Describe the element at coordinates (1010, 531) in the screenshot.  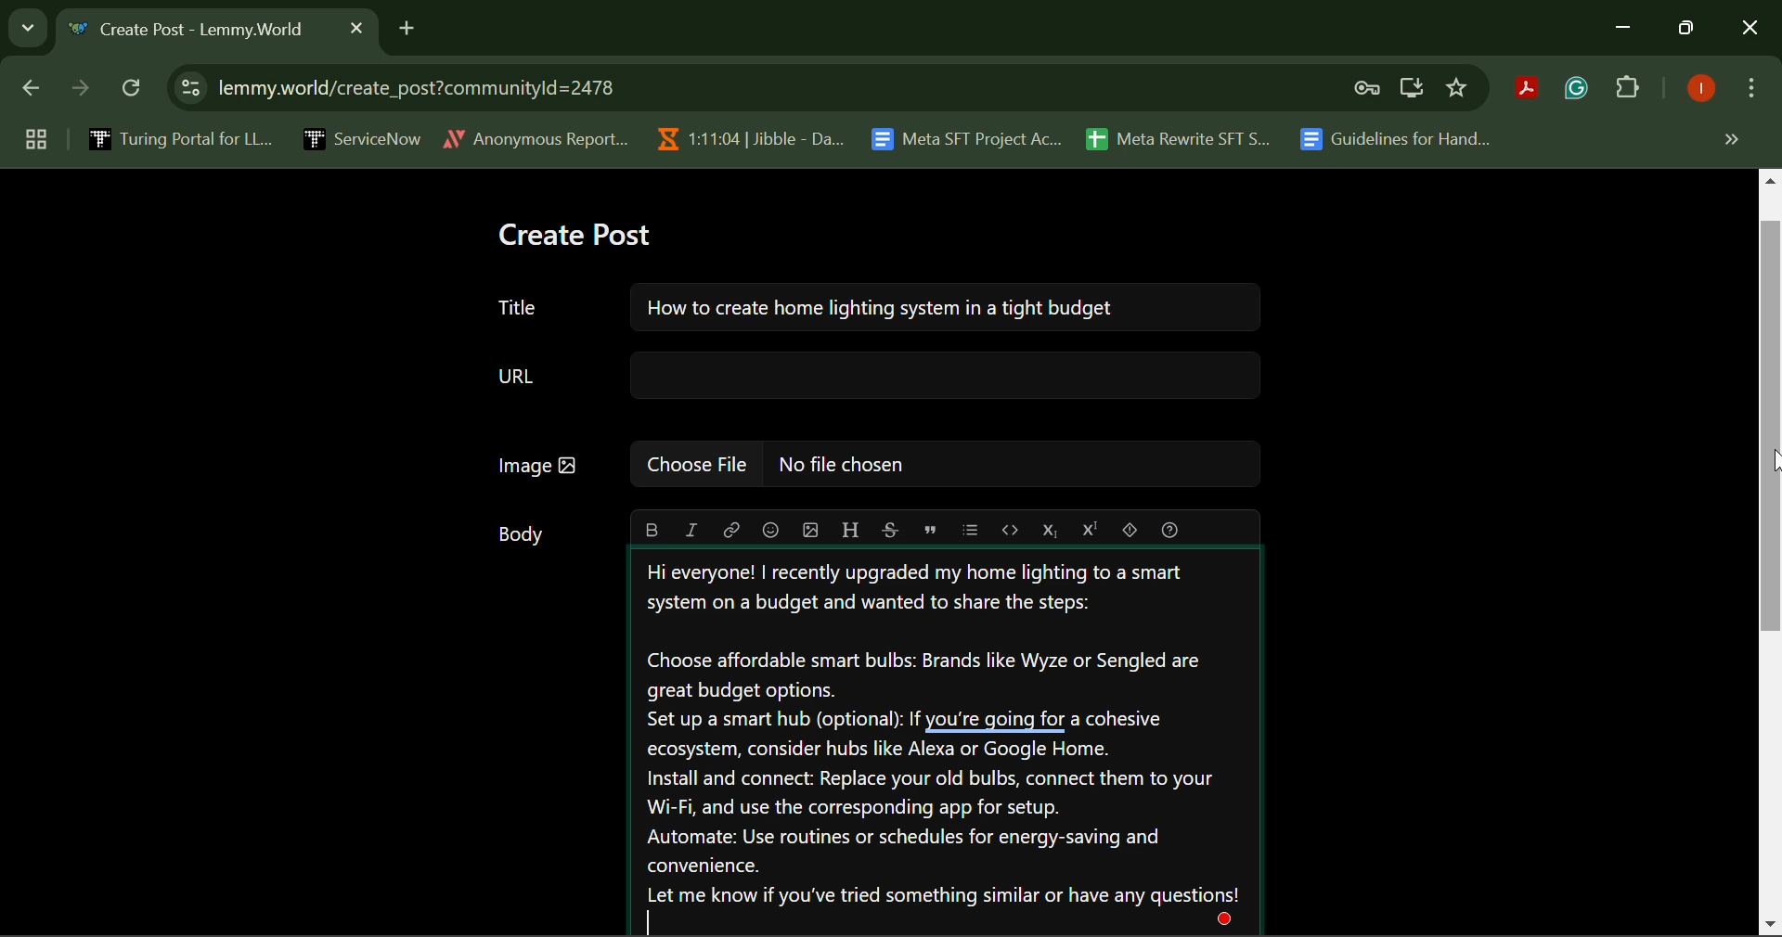
I see `code` at that location.